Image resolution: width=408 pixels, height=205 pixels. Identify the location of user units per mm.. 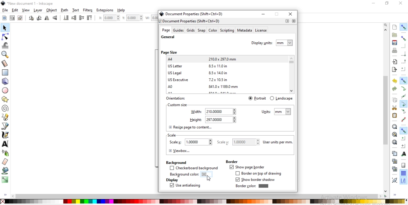
(280, 142).